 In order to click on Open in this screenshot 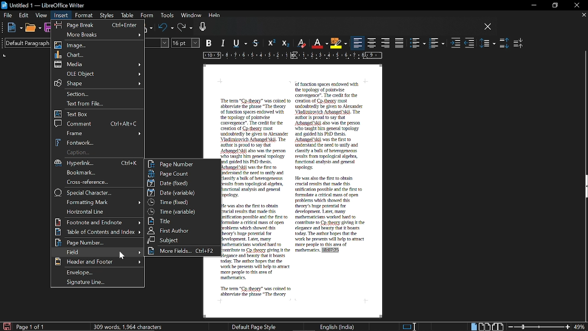, I will do `click(33, 29)`.